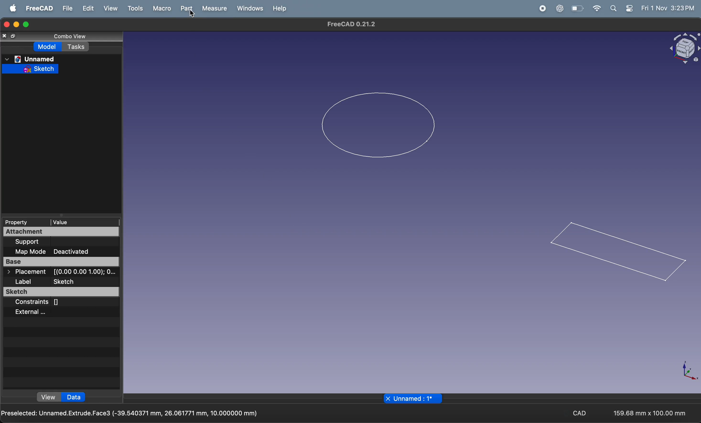 This screenshot has height=423, width=701. I want to click on Constraints [], so click(41, 303).